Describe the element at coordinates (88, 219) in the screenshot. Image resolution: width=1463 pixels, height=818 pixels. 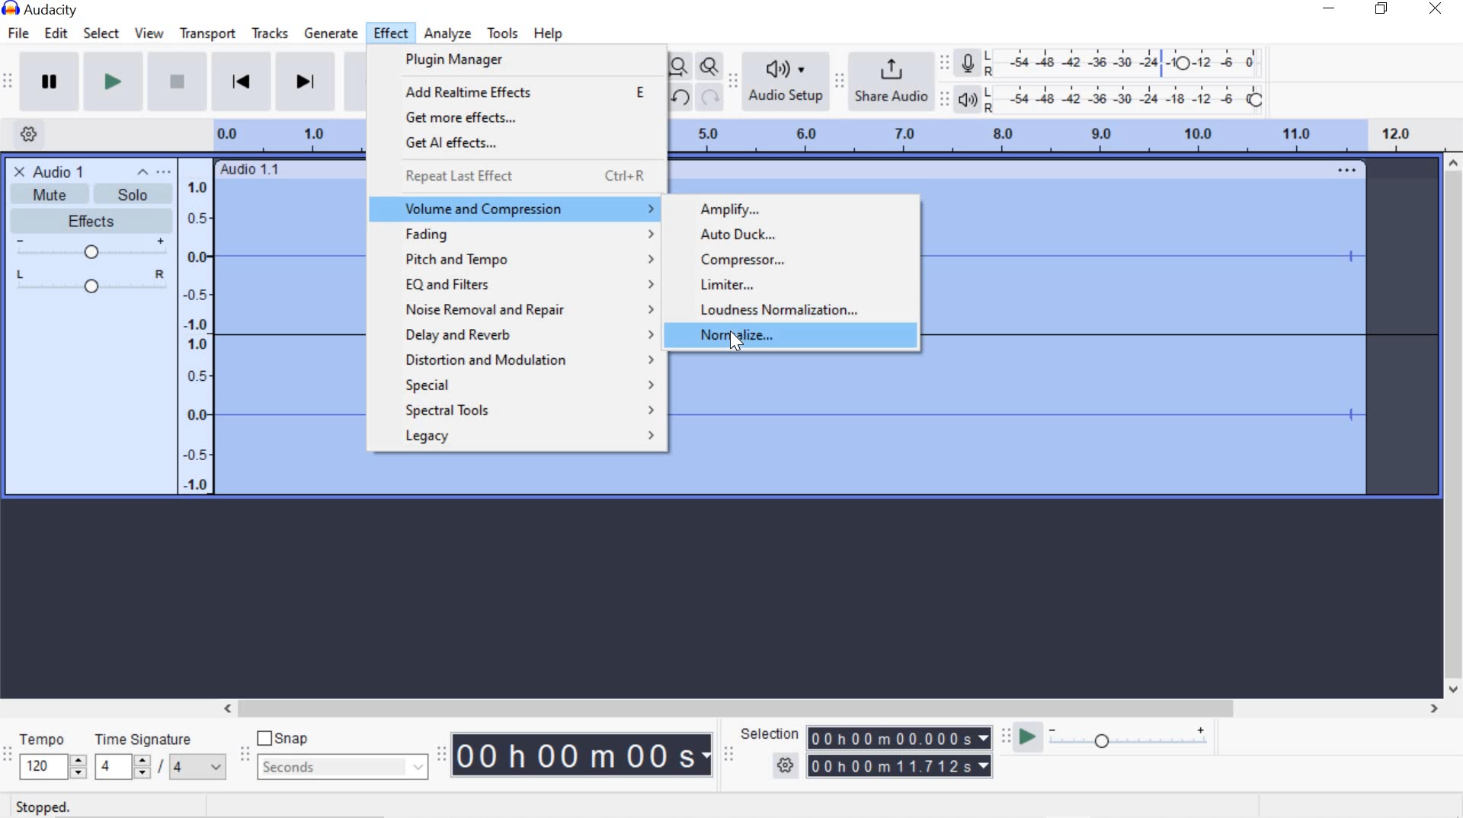
I see `EFFECTS` at that location.